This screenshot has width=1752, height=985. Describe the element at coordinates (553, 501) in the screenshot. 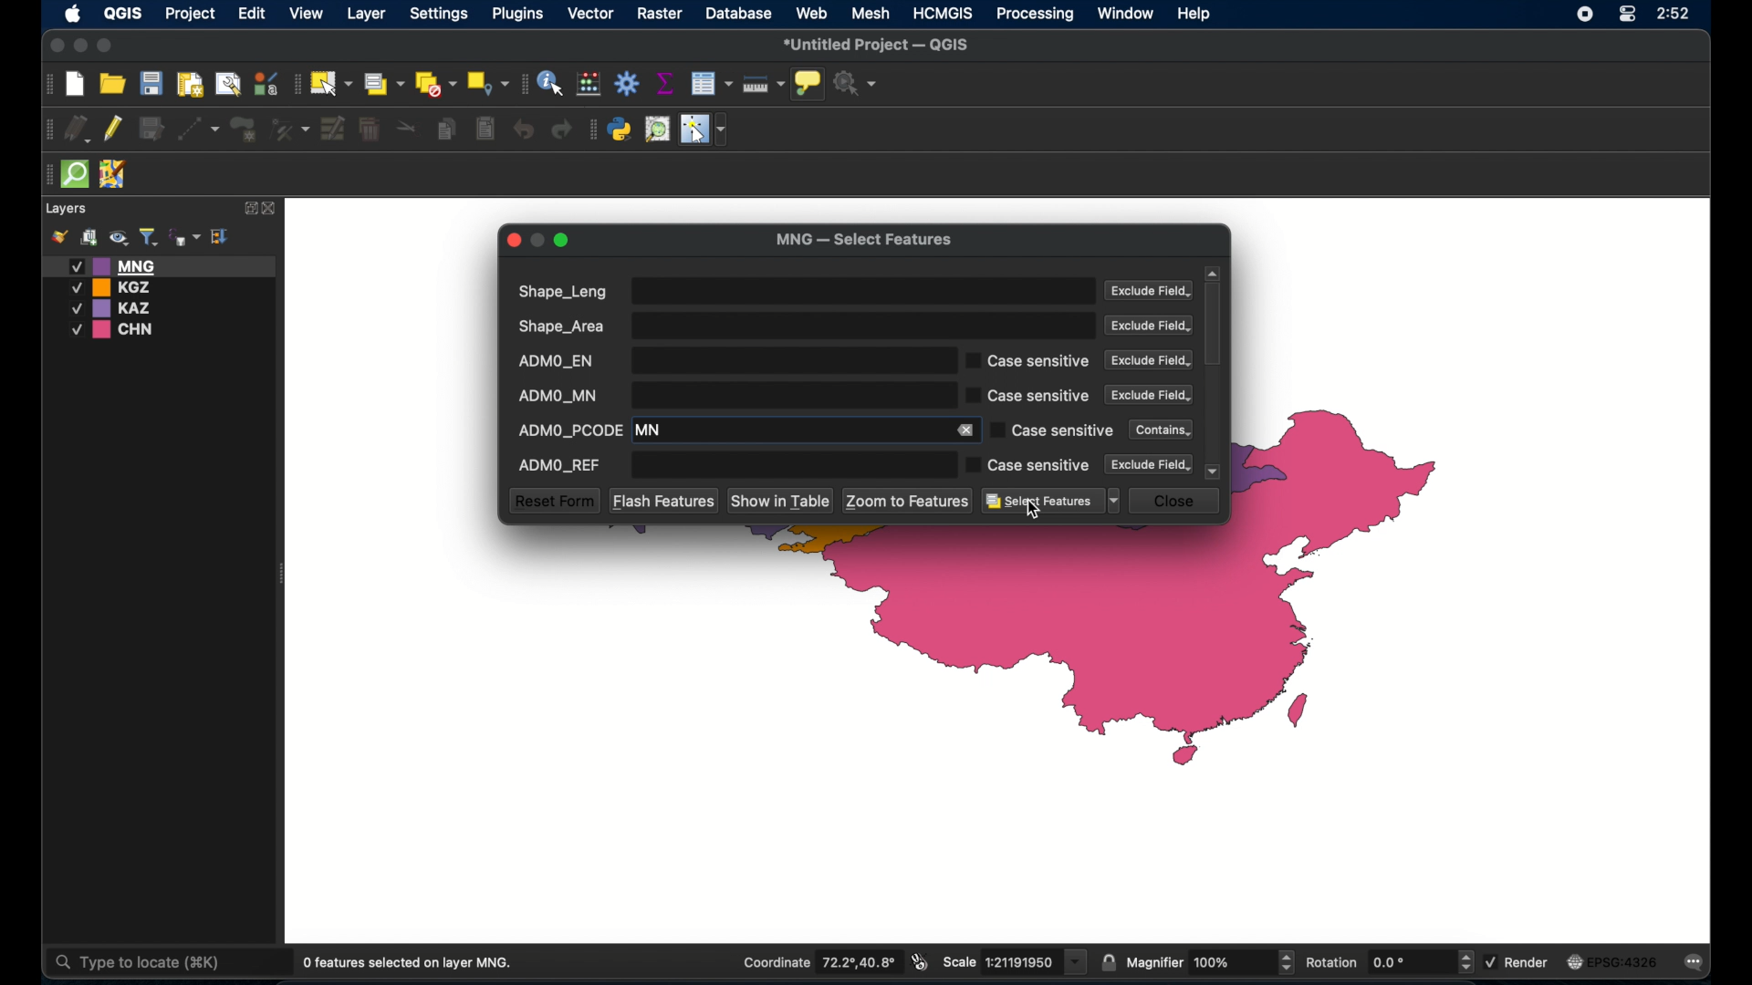

I see `reset form` at that location.